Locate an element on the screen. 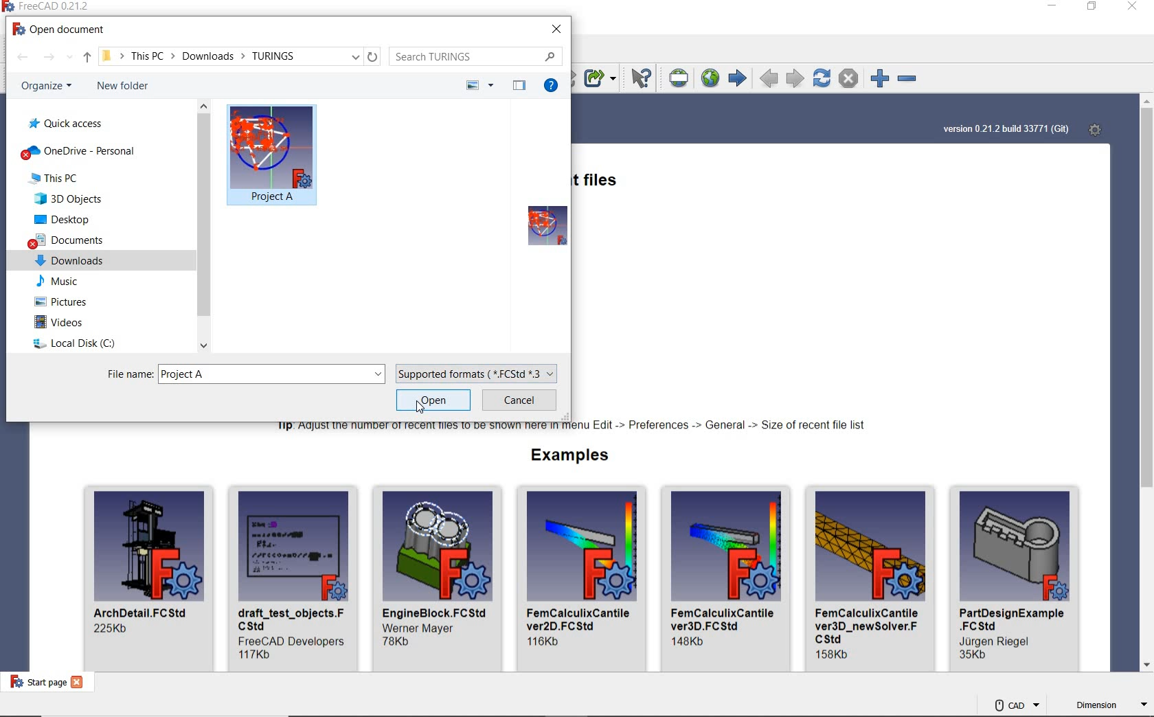  image is located at coordinates (438, 545).